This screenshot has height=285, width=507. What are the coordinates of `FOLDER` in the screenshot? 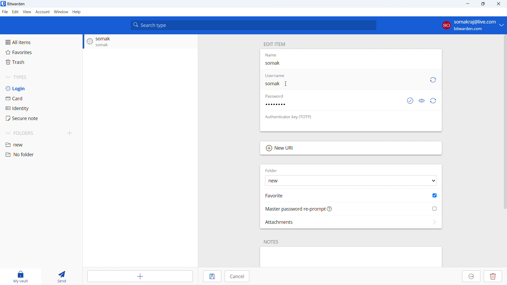 It's located at (271, 170).